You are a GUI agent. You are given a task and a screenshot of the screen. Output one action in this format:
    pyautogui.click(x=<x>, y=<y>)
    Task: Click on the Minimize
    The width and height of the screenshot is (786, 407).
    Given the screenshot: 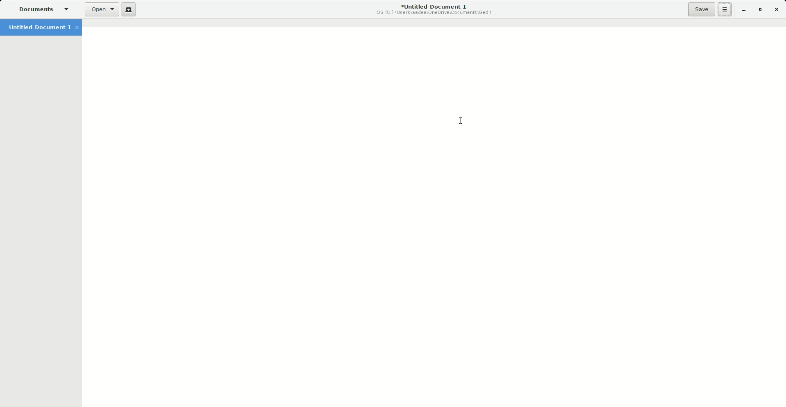 What is the action you would take?
    pyautogui.click(x=741, y=10)
    